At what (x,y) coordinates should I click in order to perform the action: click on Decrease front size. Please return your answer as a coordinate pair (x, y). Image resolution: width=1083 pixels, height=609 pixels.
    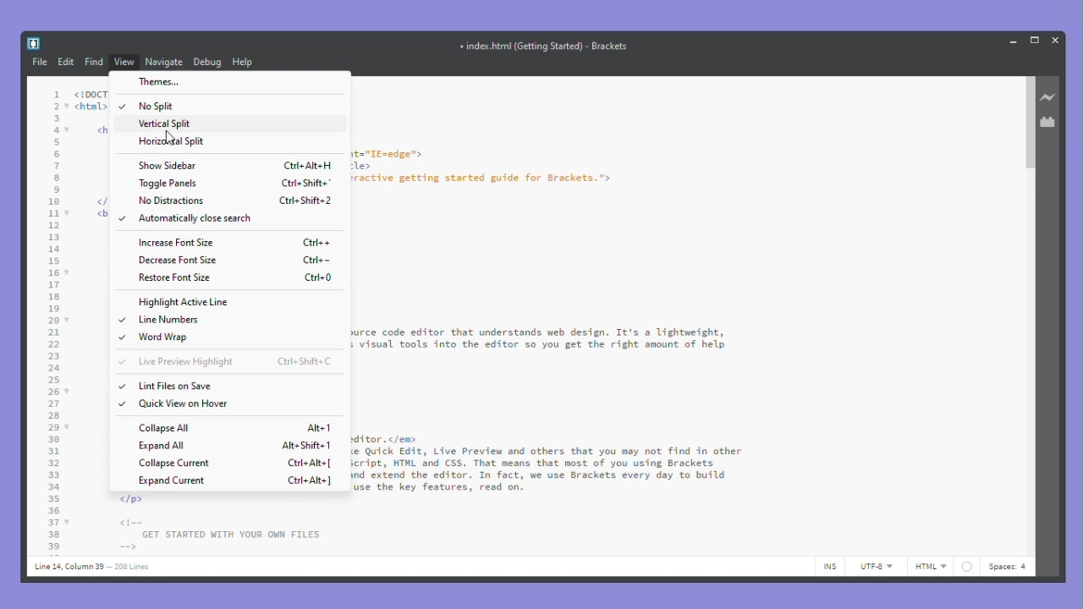
    Looking at the image, I should click on (234, 261).